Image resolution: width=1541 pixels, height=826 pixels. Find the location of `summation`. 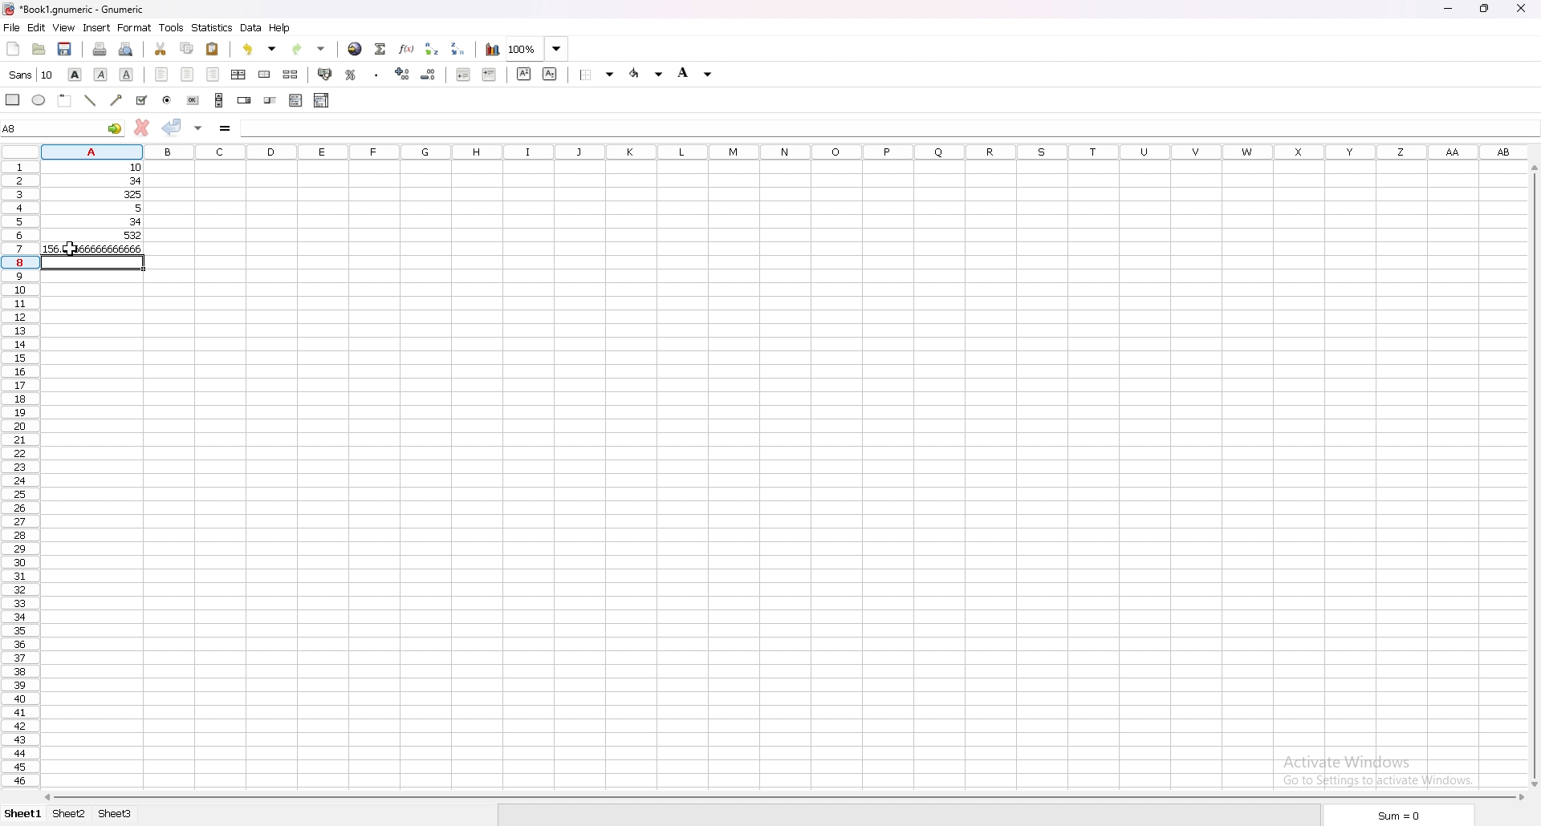

summation is located at coordinates (381, 49).